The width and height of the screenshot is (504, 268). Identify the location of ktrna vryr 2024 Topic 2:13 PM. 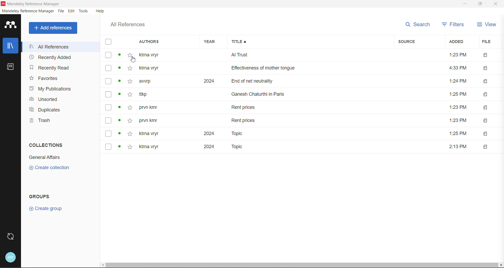
(304, 147).